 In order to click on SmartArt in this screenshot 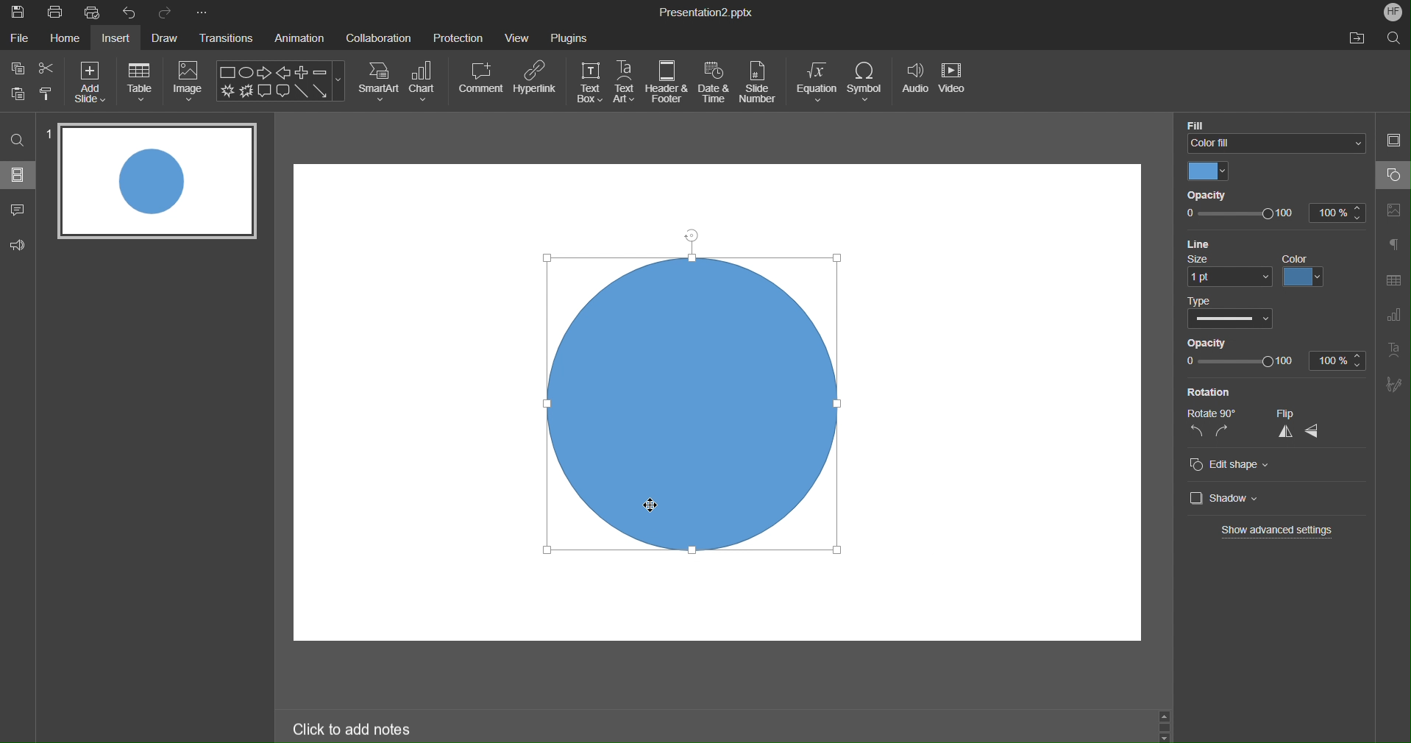, I will do `click(379, 81)`.